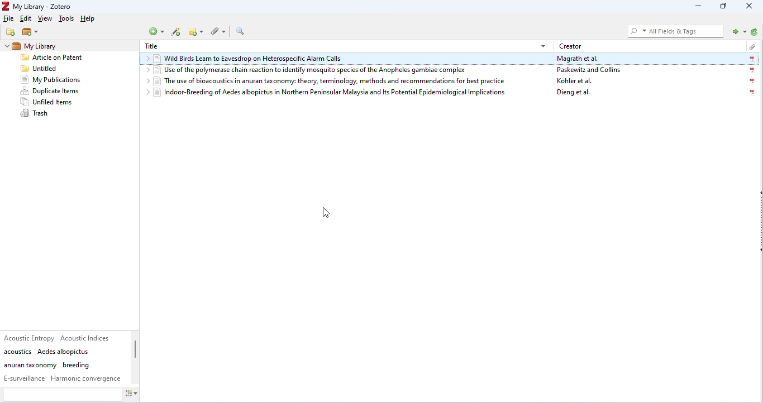 This screenshot has height=403, width=763. I want to click on drop down, so click(147, 59).